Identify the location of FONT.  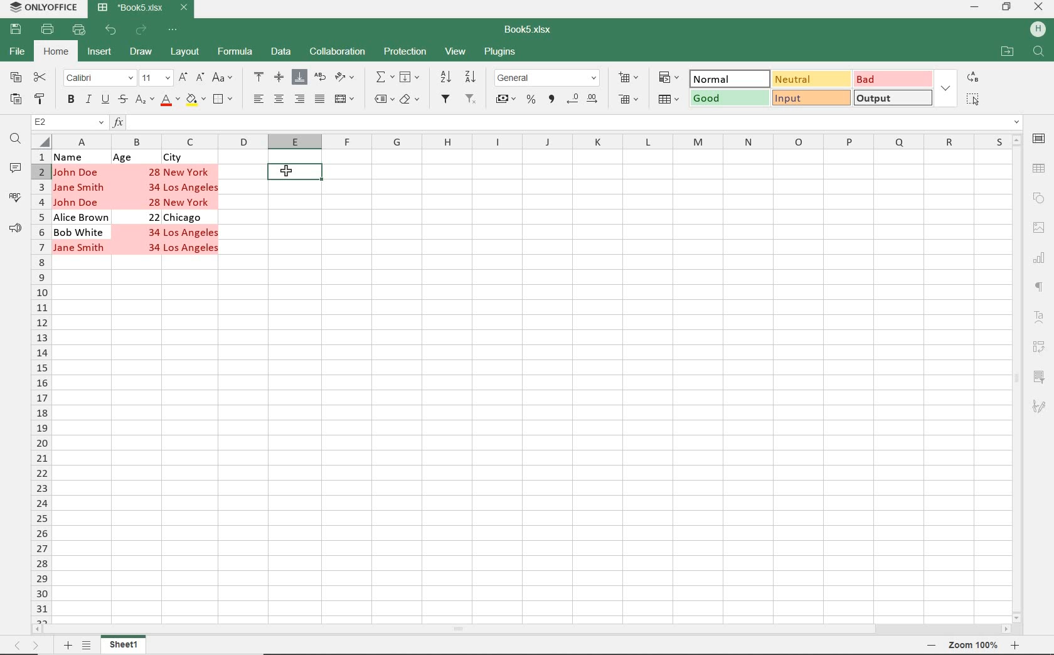
(99, 78).